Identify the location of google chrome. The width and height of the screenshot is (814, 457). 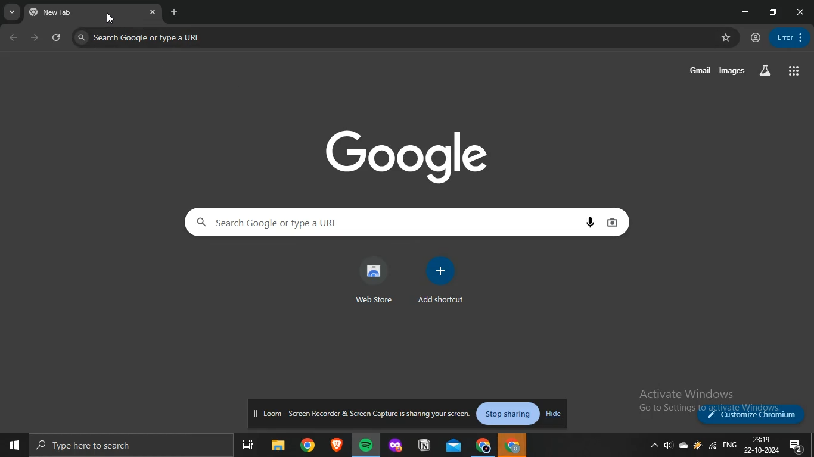
(514, 446).